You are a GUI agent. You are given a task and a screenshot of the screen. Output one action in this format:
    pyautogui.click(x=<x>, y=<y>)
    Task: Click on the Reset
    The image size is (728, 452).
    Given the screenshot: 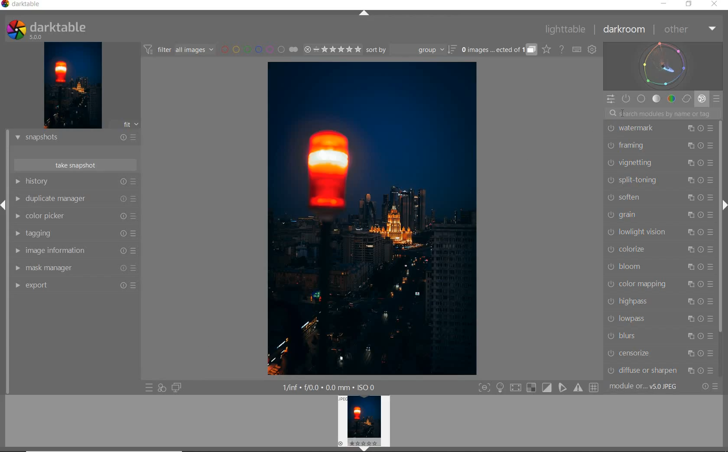 What is the action you would take?
    pyautogui.click(x=701, y=249)
    